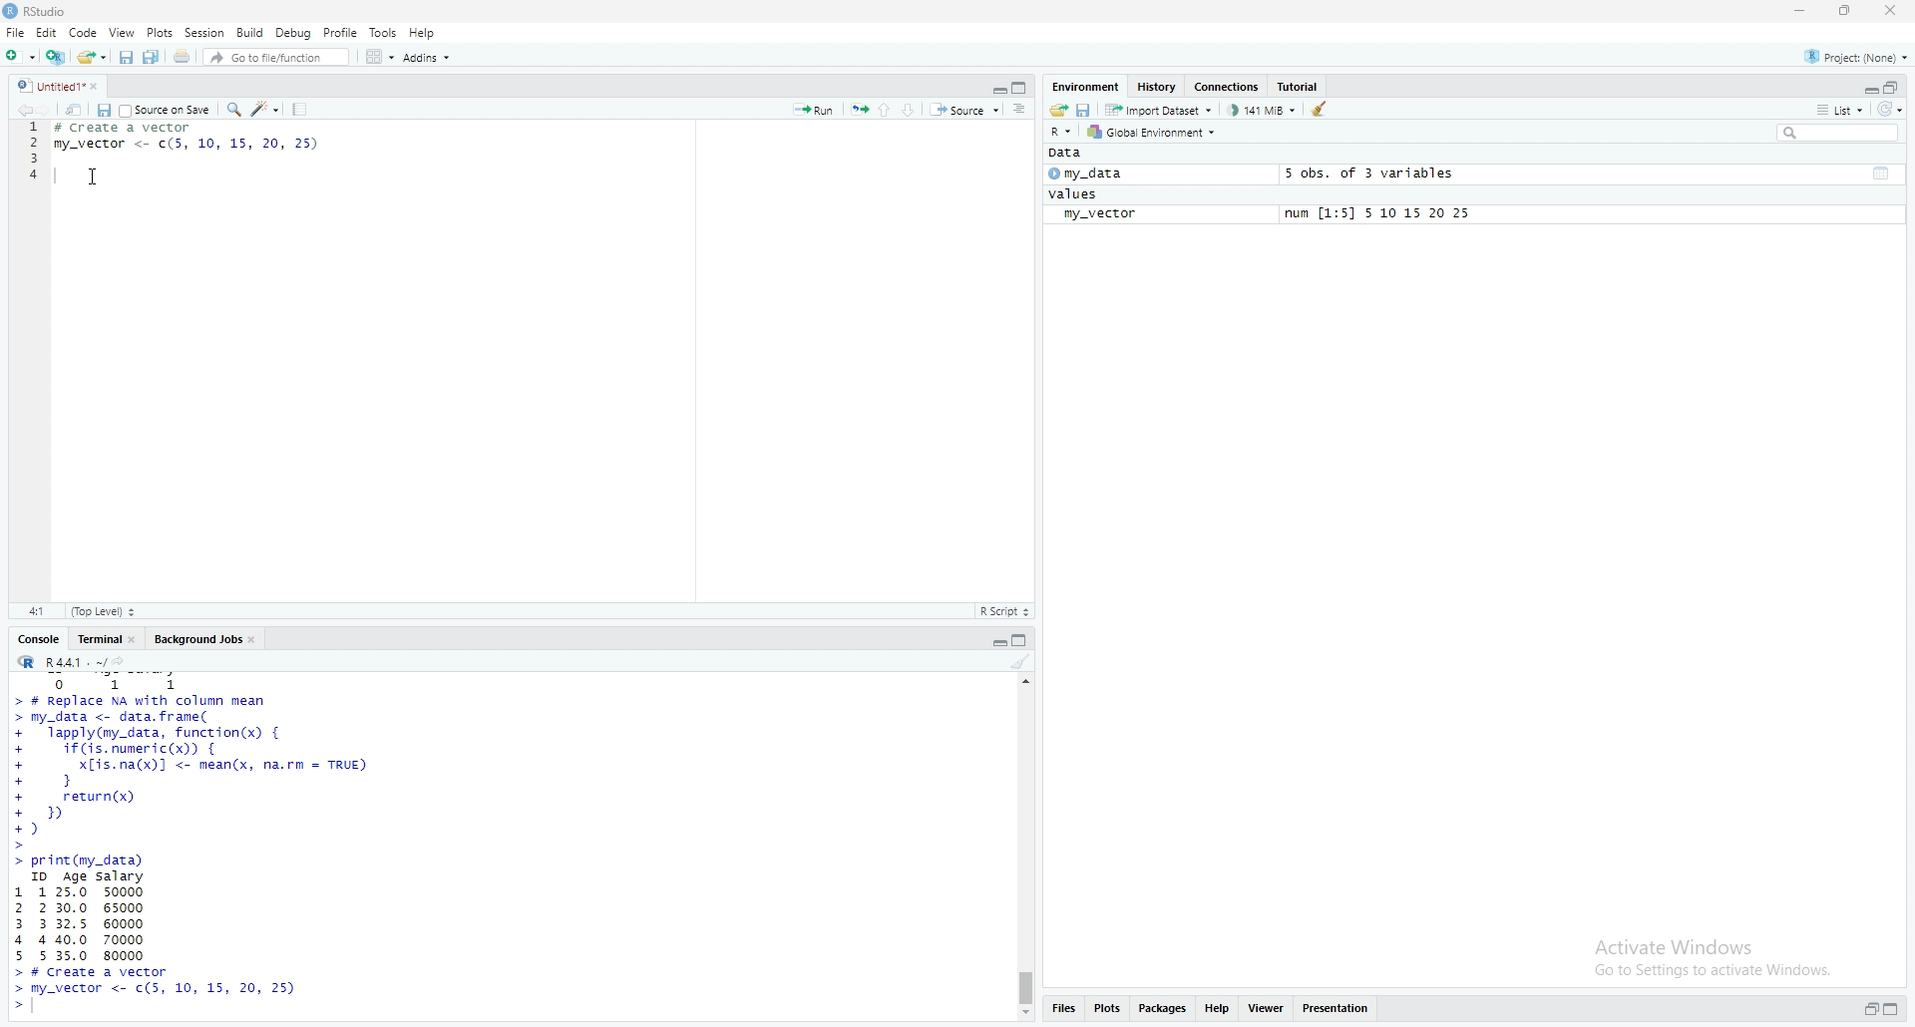 The width and height of the screenshot is (1915, 1027). What do you see at coordinates (1020, 662) in the screenshot?
I see `clear console` at bounding box center [1020, 662].